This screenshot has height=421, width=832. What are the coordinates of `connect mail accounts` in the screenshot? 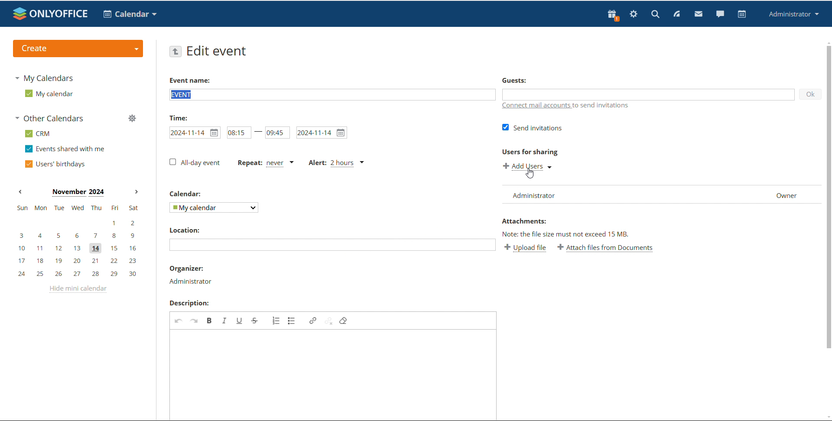 It's located at (582, 105).